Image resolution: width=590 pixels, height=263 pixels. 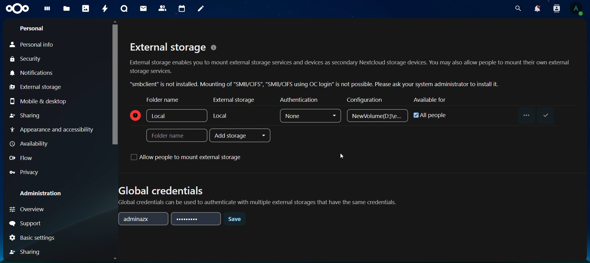 What do you see at coordinates (143, 219) in the screenshot?
I see `adminazx` at bounding box center [143, 219].